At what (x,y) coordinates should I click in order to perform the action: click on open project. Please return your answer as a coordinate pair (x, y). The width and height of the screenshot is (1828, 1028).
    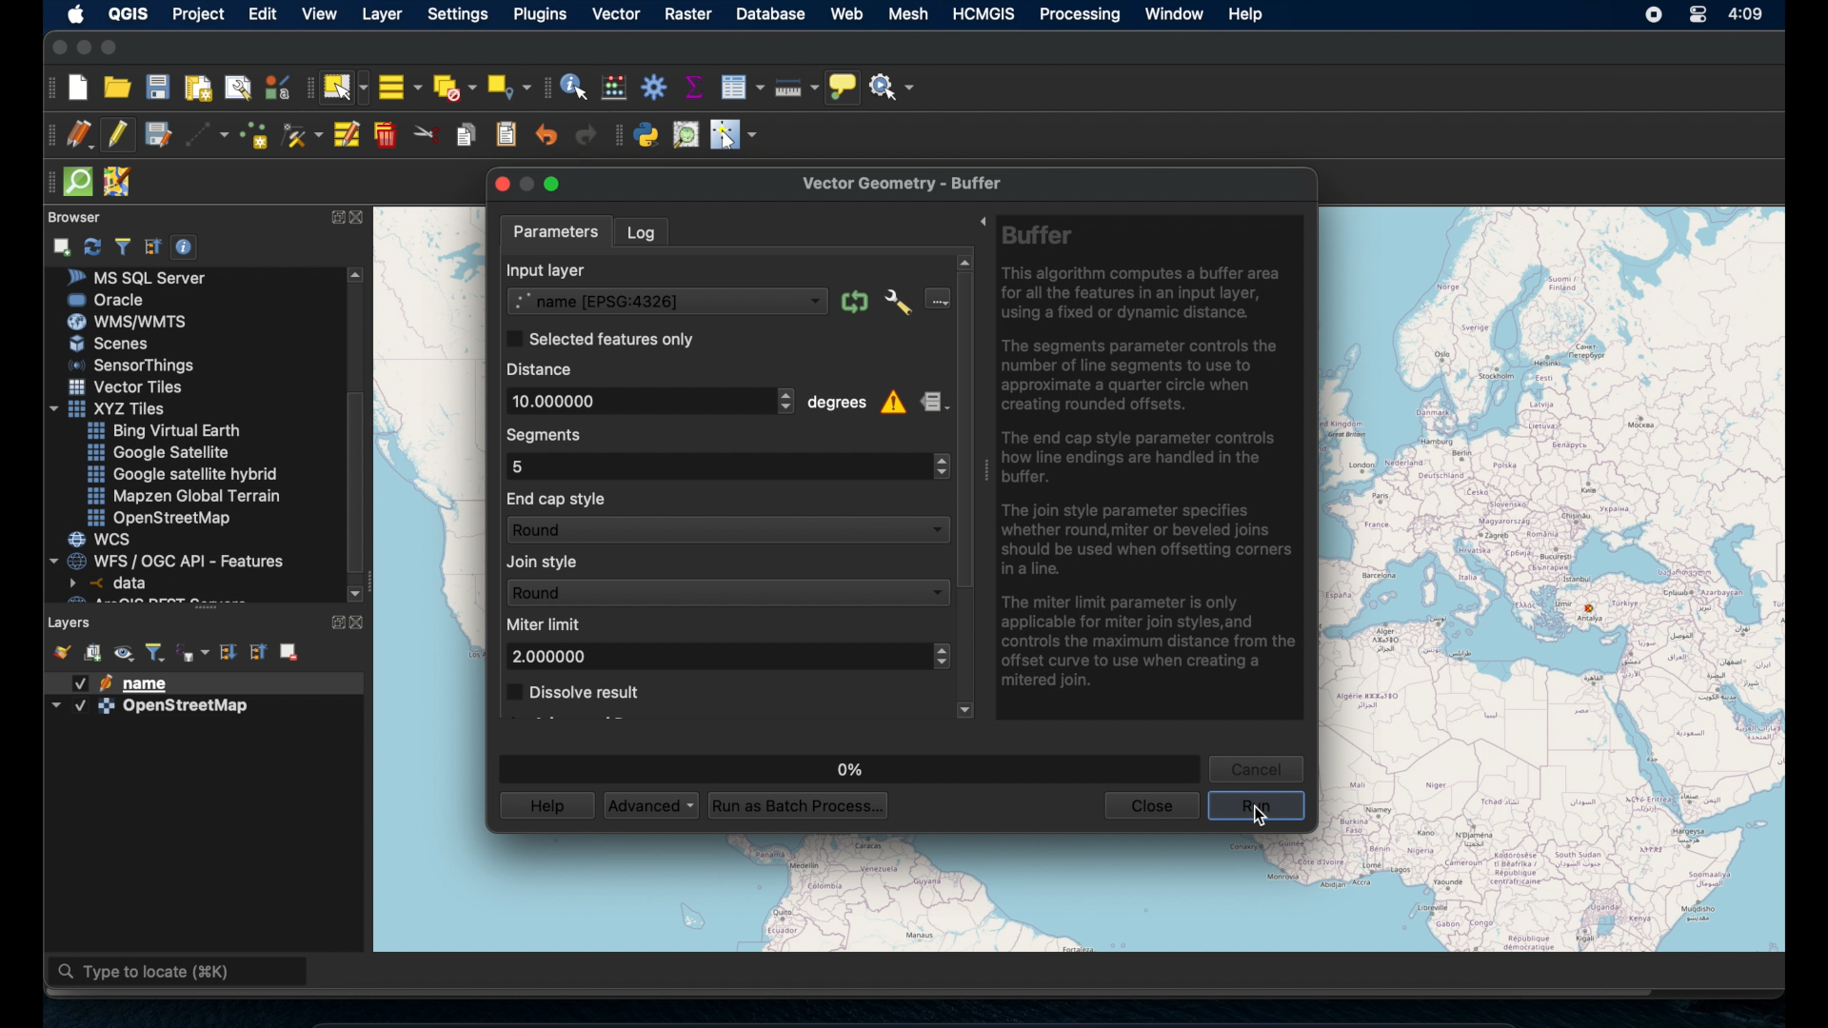
    Looking at the image, I should click on (118, 89).